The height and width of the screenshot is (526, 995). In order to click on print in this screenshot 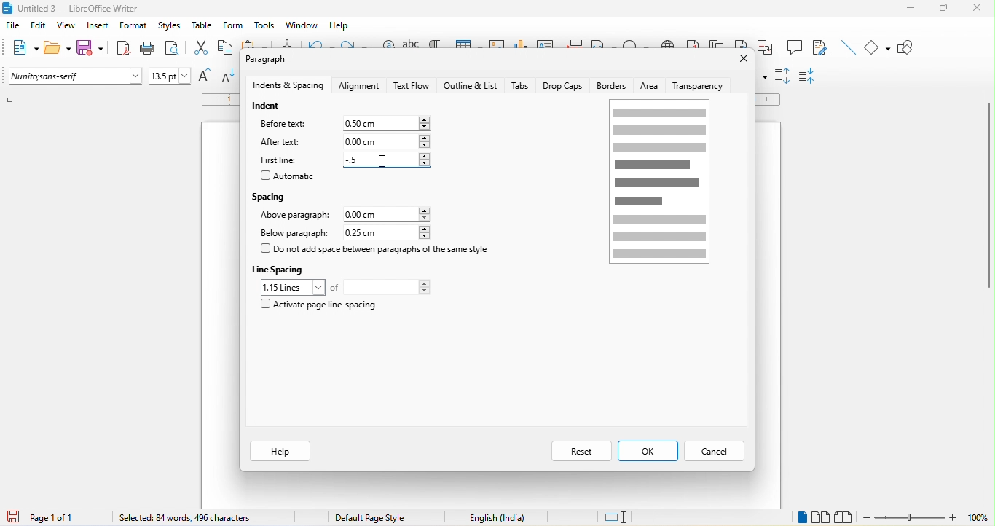, I will do `click(148, 49)`.